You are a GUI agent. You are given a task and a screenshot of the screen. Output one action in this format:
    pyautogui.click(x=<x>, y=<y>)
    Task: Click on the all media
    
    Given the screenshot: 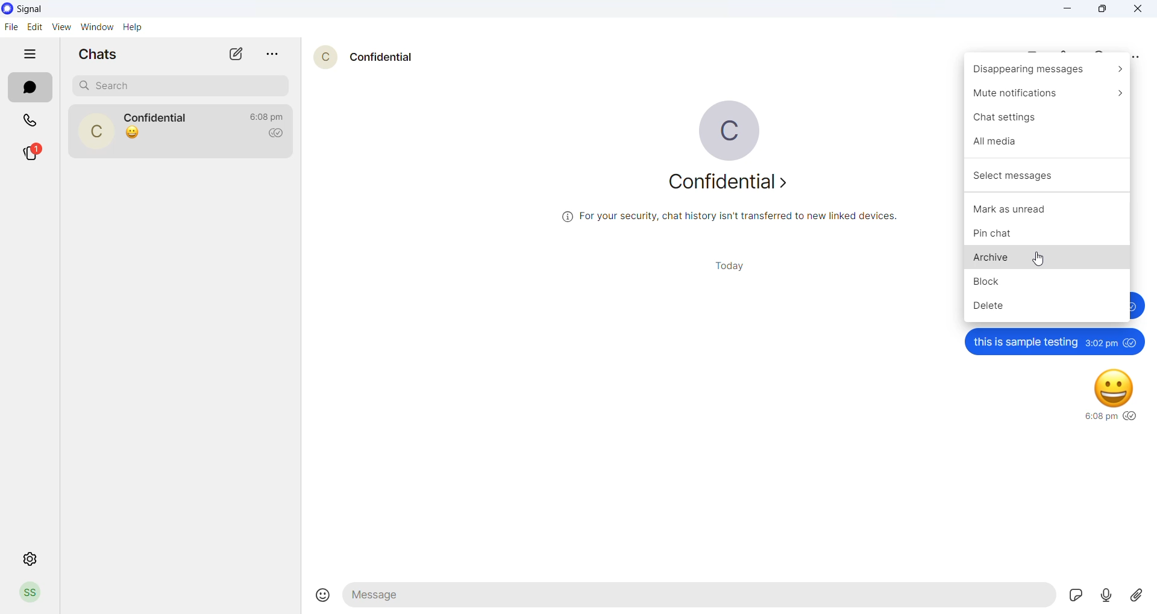 What is the action you would take?
    pyautogui.click(x=1046, y=141)
    